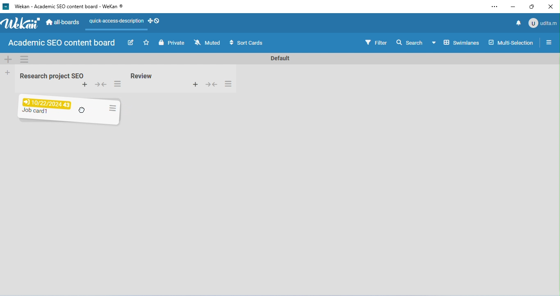  What do you see at coordinates (68, 6) in the screenshot?
I see `current window: Wekan - Academic SEO content board - WeKan` at bounding box center [68, 6].